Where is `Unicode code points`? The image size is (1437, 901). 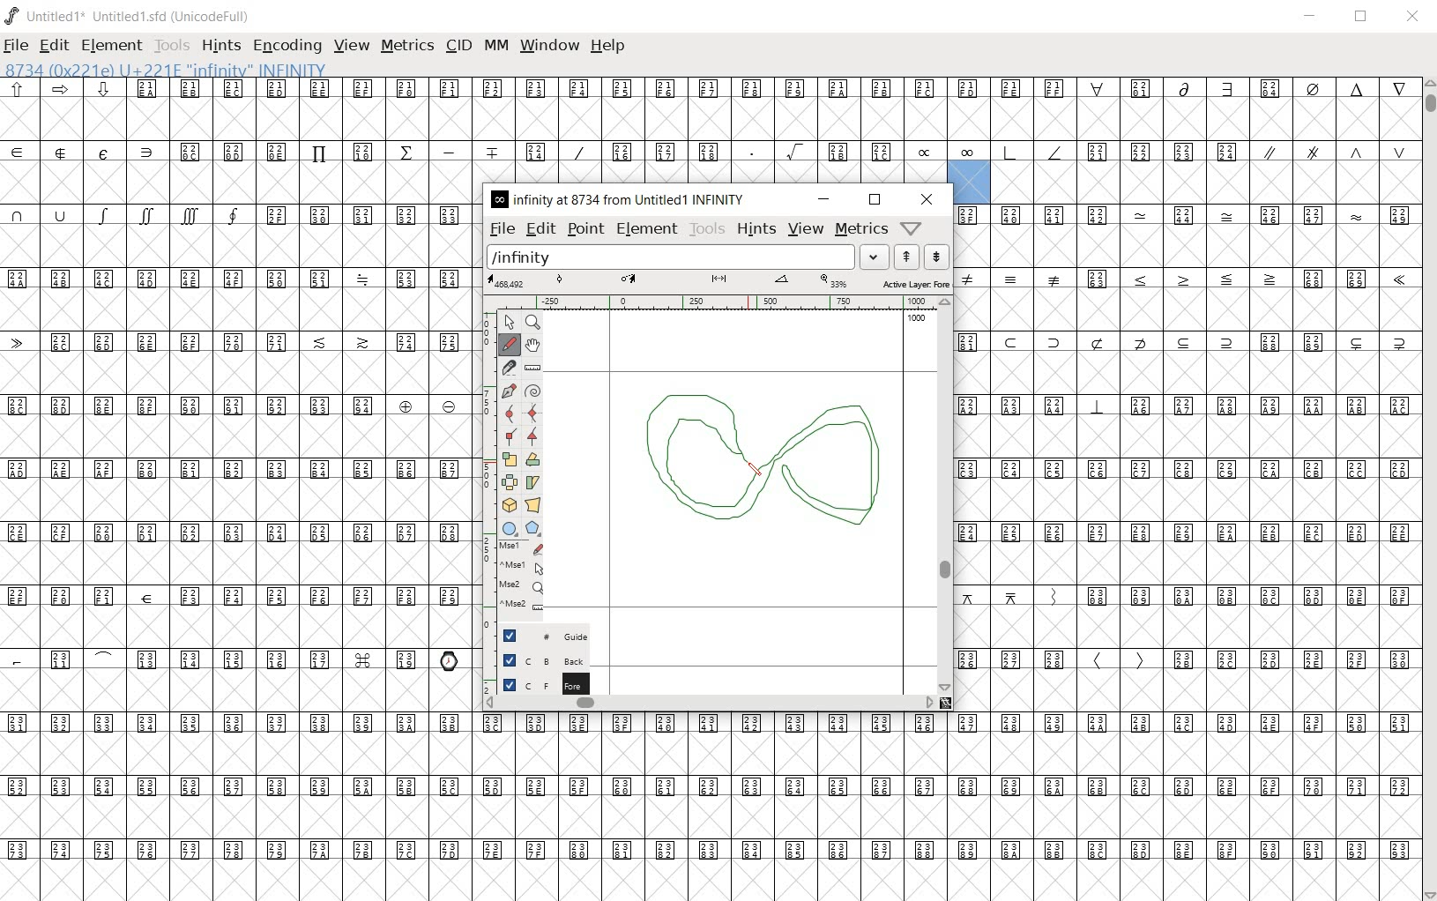
Unicode code points is located at coordinates (1188, 469).